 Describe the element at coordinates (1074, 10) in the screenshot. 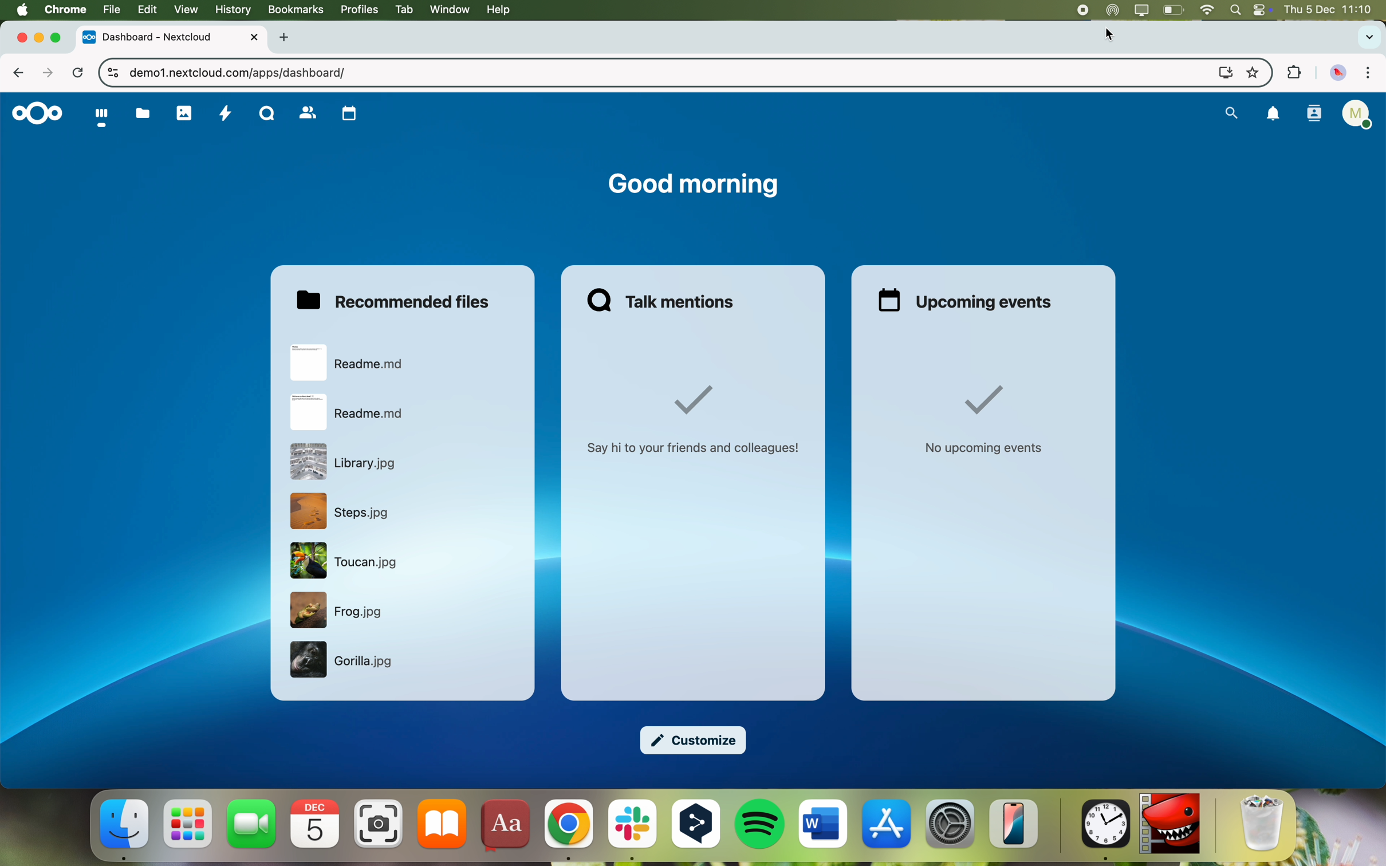

I see `stop recording` at that location.